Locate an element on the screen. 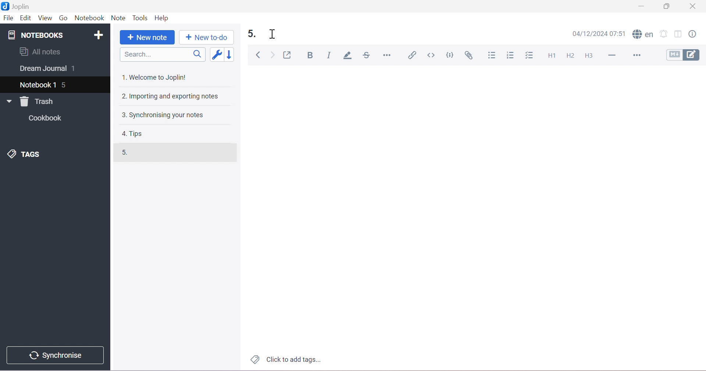 The width and height of the screenshot is (706, 371). Toggle editors is located at coordinates (685, 55).